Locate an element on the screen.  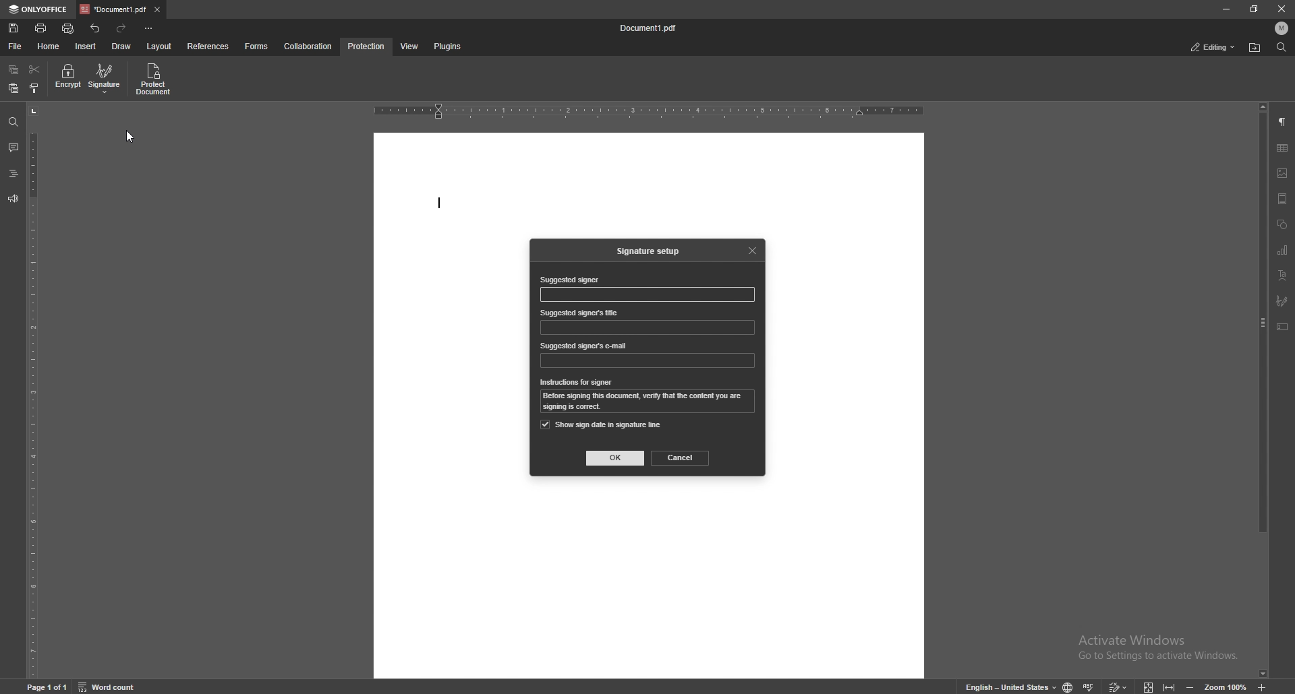
typing start is located at coordinates (439, 203).